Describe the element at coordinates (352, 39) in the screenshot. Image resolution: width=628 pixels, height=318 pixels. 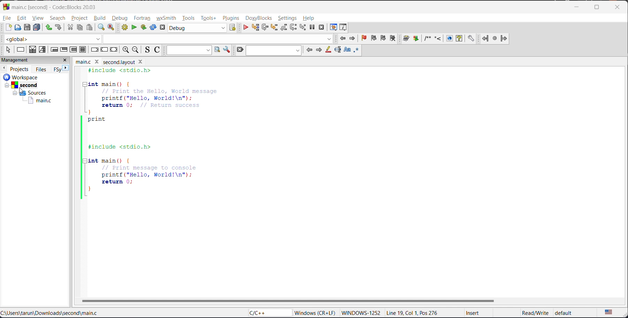
I see `jump forward` at that location.